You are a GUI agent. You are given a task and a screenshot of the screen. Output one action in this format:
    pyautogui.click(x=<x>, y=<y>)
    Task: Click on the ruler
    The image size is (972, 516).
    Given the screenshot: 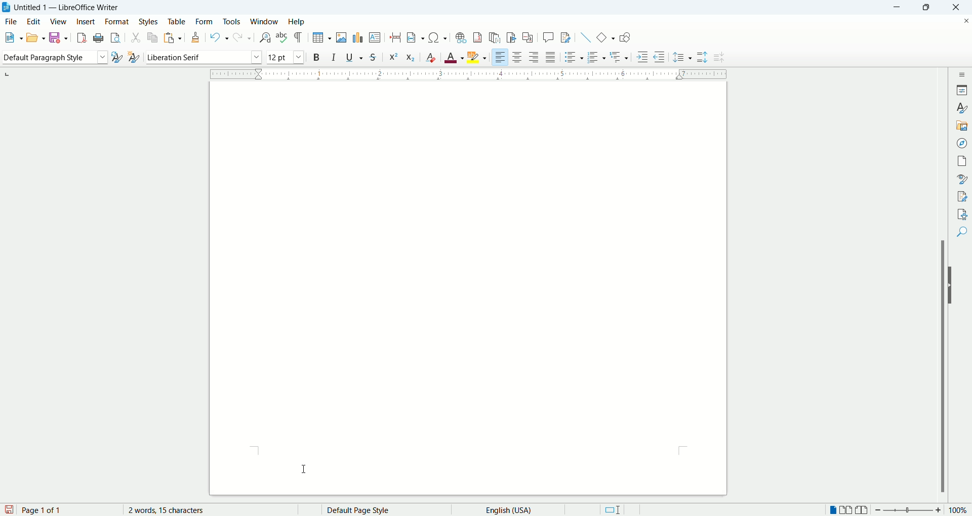 What is the action you would take?
    pyautogui.click(x=468, y=73)
    